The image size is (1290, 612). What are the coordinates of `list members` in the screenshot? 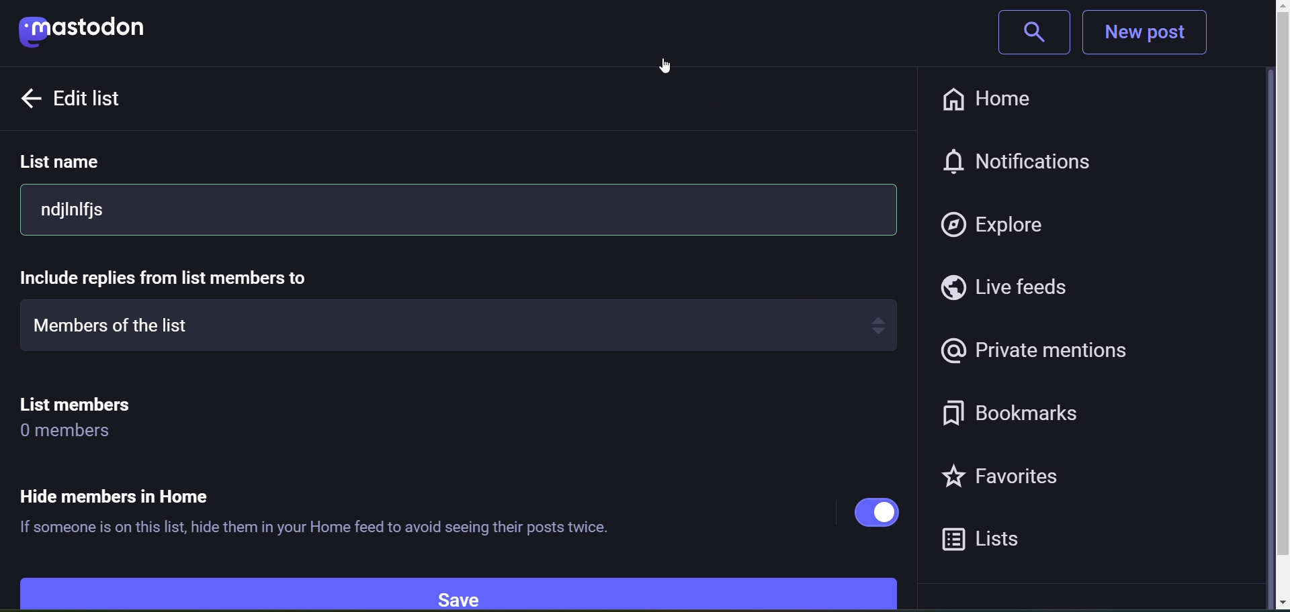 It's located at (110, 403).